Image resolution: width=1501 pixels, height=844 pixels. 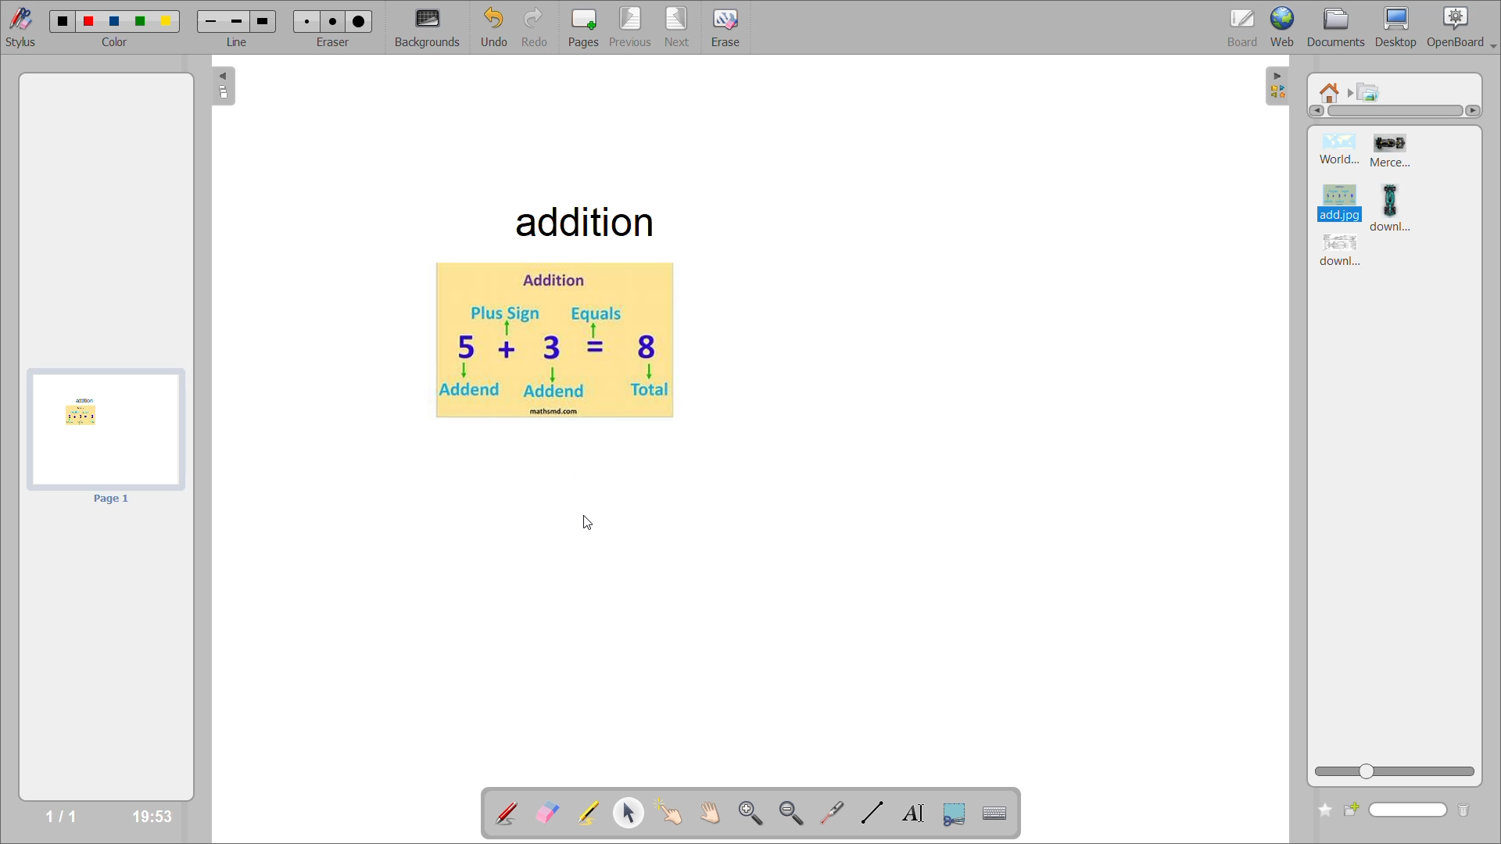 I want to click on web, so click(x=1286, y=25).